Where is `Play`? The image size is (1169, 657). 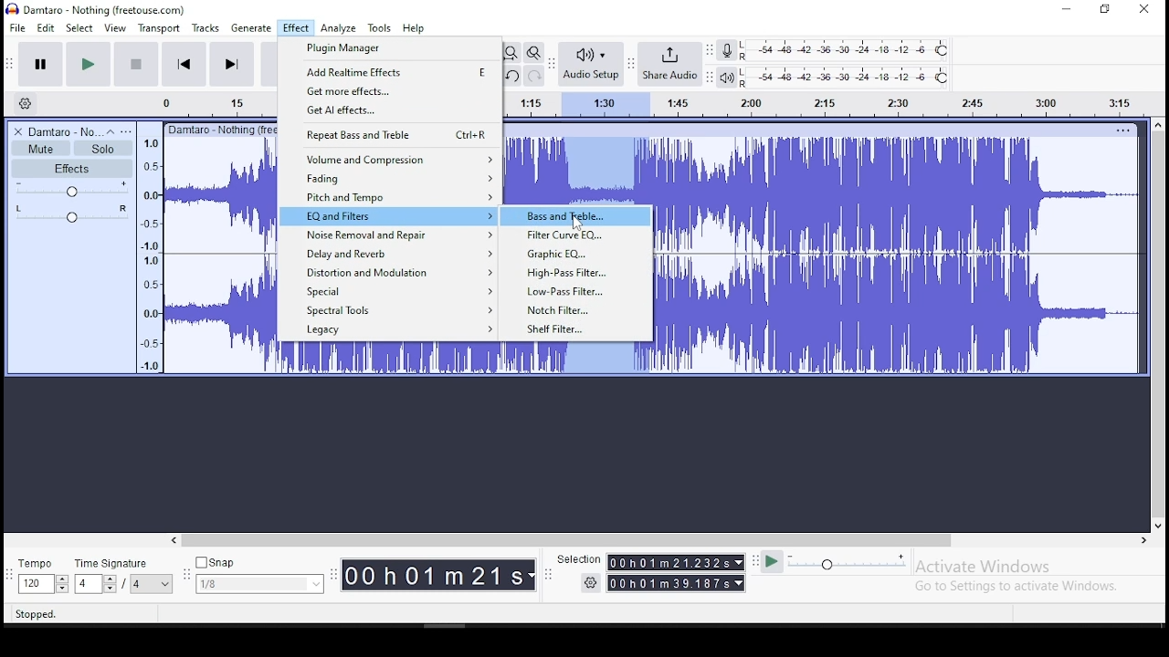 Play is located at coordinates (772, 562).